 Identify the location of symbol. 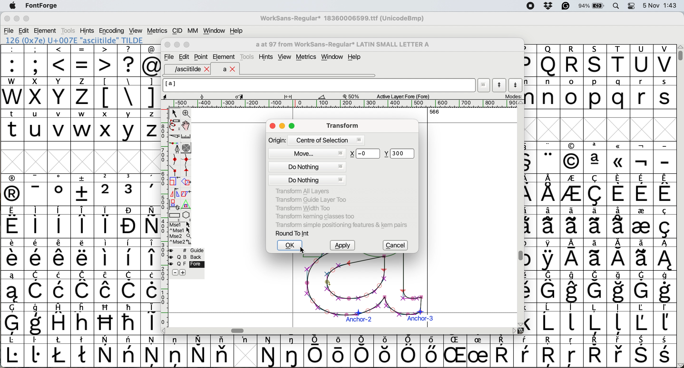
(130, 190).